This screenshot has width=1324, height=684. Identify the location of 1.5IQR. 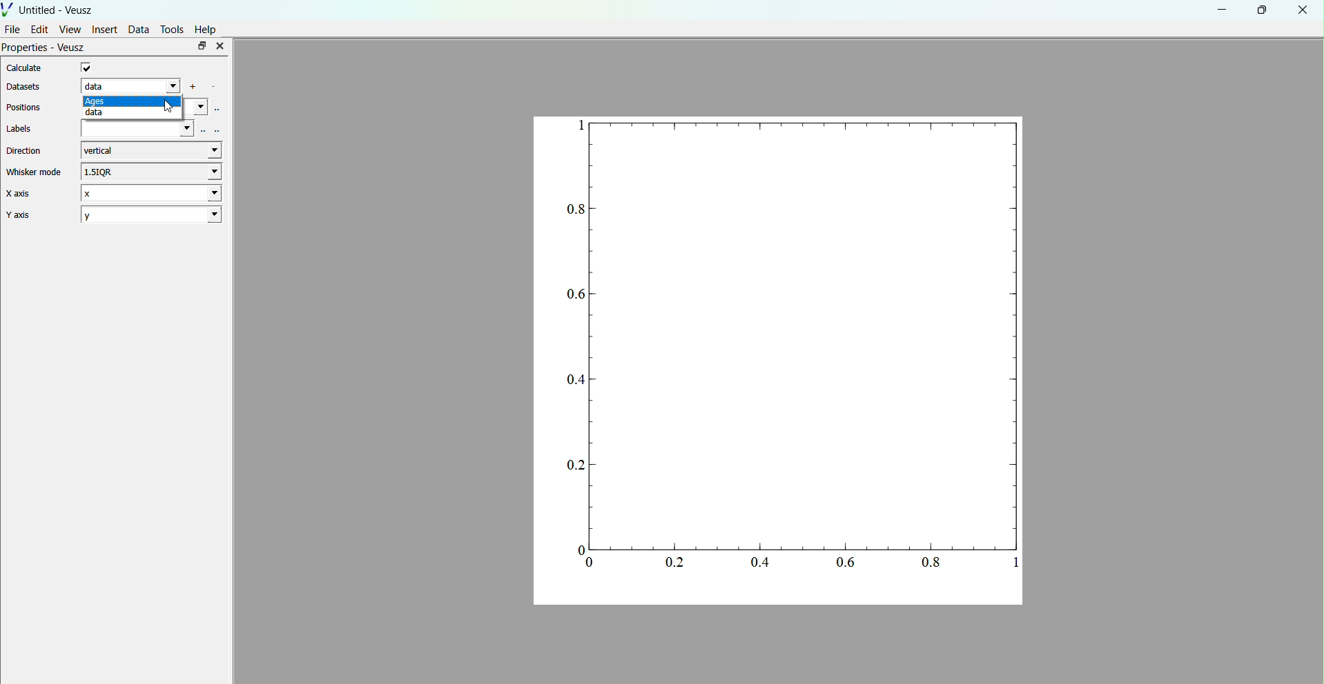
(150, 171).